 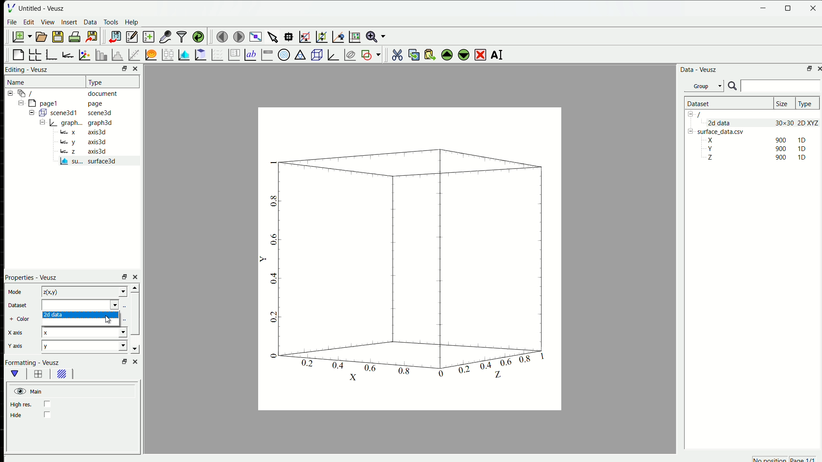 What do you see at coordinates (497, 55) in the screenshot?
I see `AI` at bounding box center [497, 55].